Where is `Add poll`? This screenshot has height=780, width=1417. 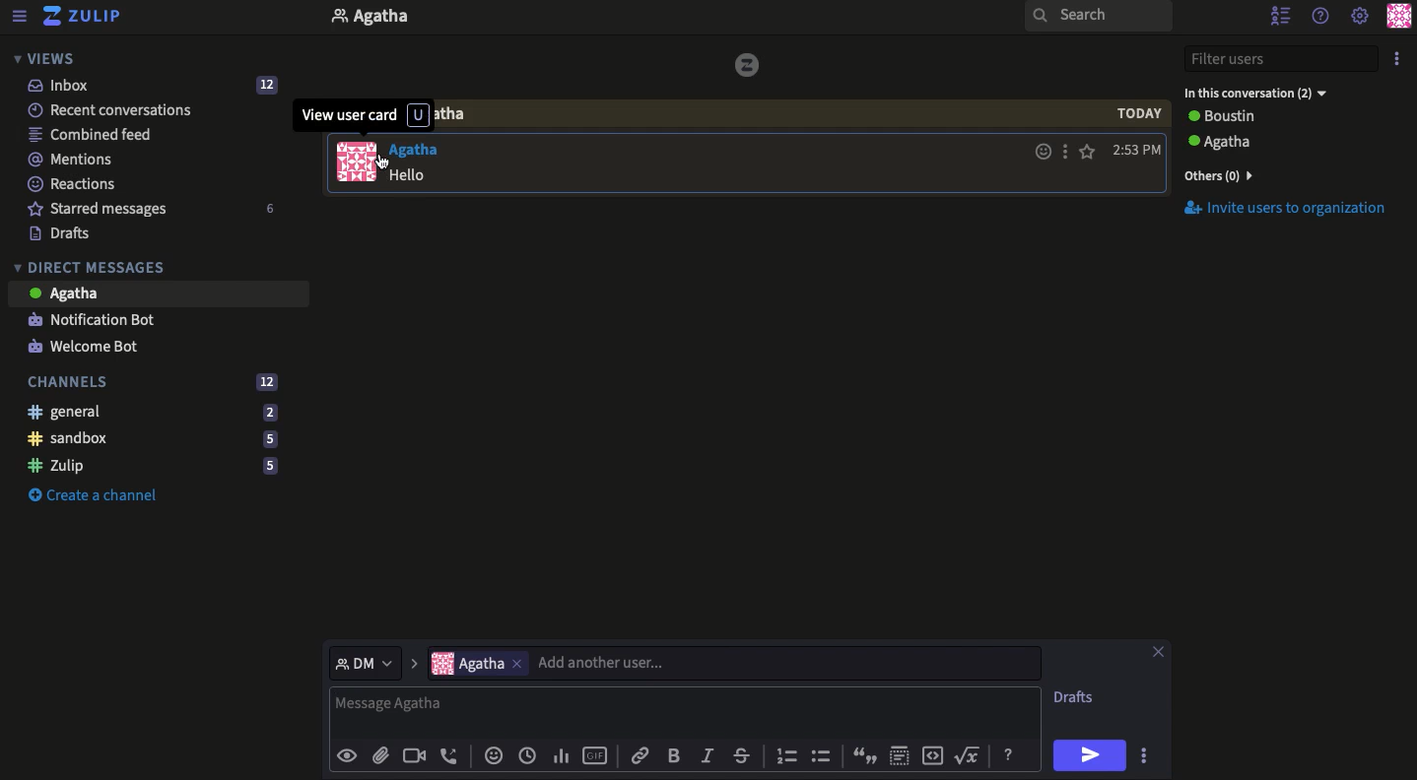 Add poll is located at coordinates (566, 753).